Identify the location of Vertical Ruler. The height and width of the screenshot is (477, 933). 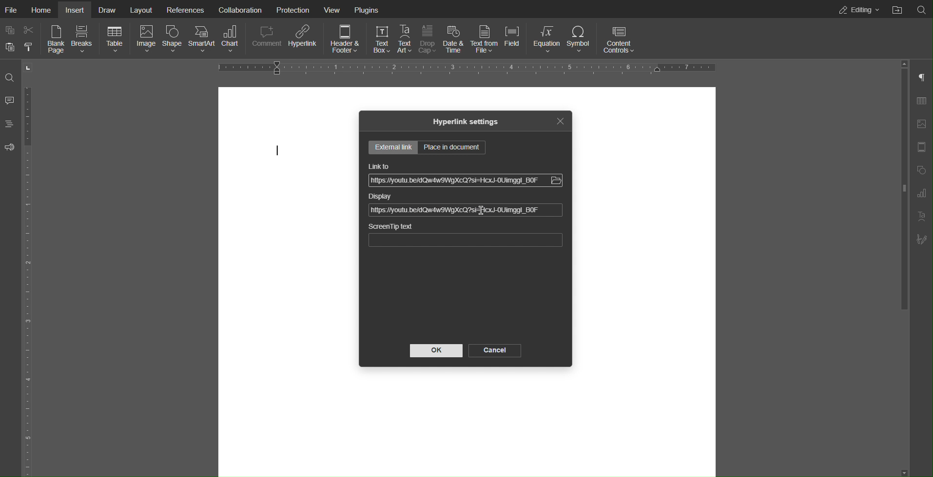
(31, 280).